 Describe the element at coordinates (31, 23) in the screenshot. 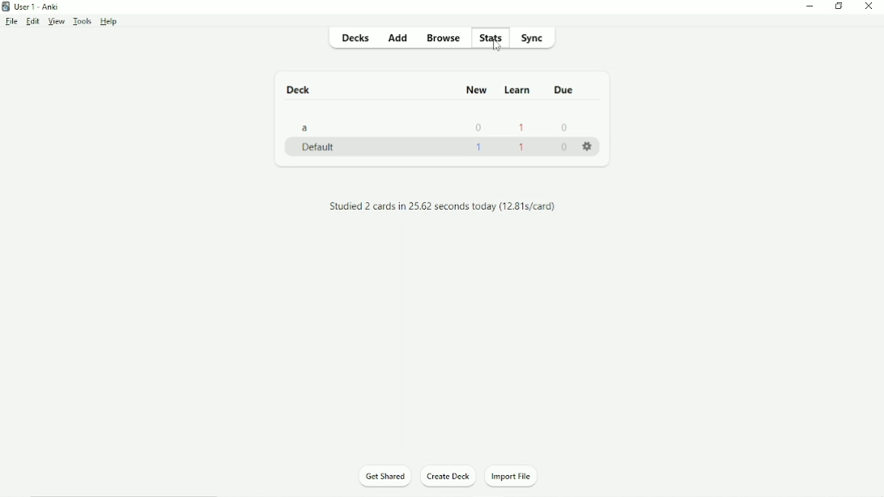

I see `Edit` at that location.